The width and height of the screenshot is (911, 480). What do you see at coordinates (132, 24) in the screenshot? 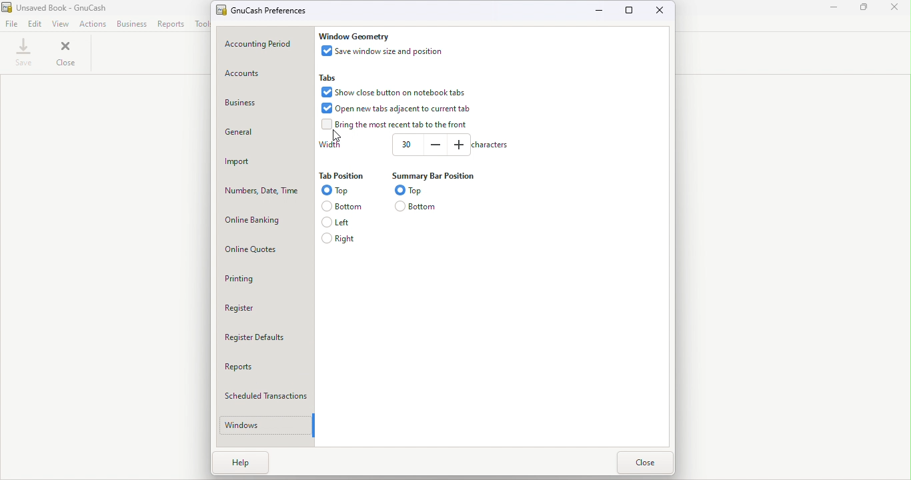
I see `Business` at bounding box center [132, 24].